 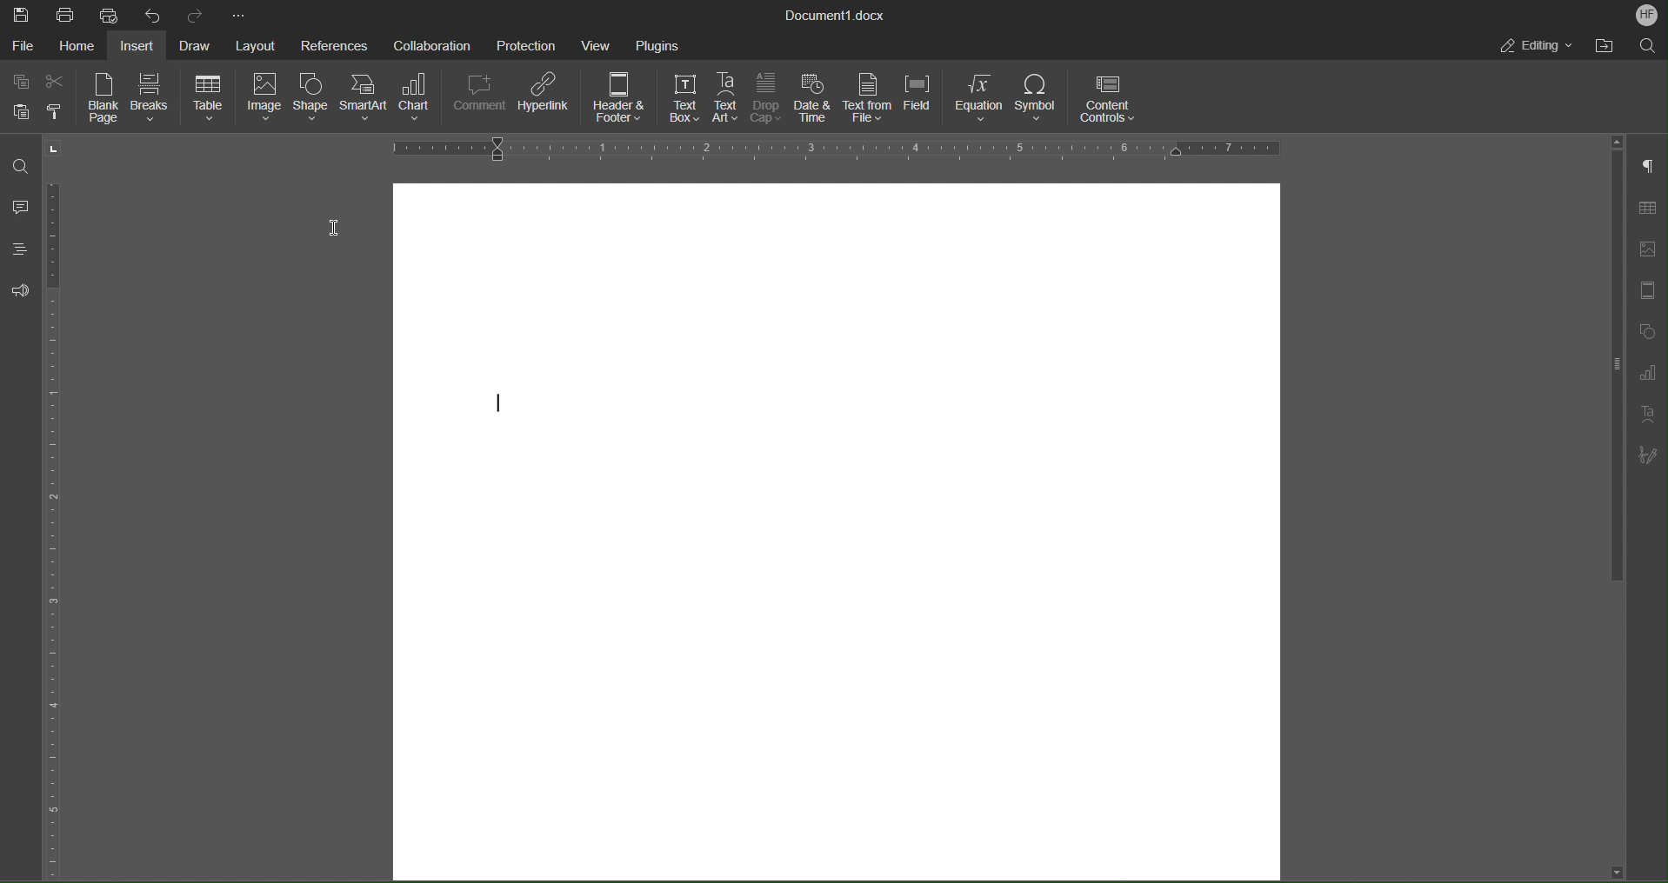 What do you see at coordinates (109, 14) in the screenshot?
I see `Quick Print` at bounding box center [109, 14].